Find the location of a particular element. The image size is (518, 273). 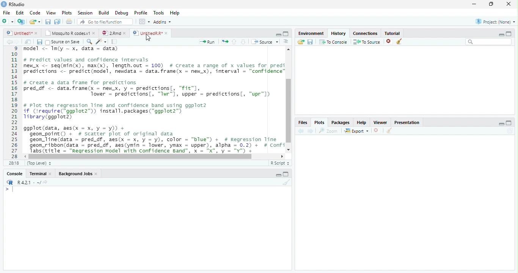

Clear conosole is located at coordinates (390, 130).